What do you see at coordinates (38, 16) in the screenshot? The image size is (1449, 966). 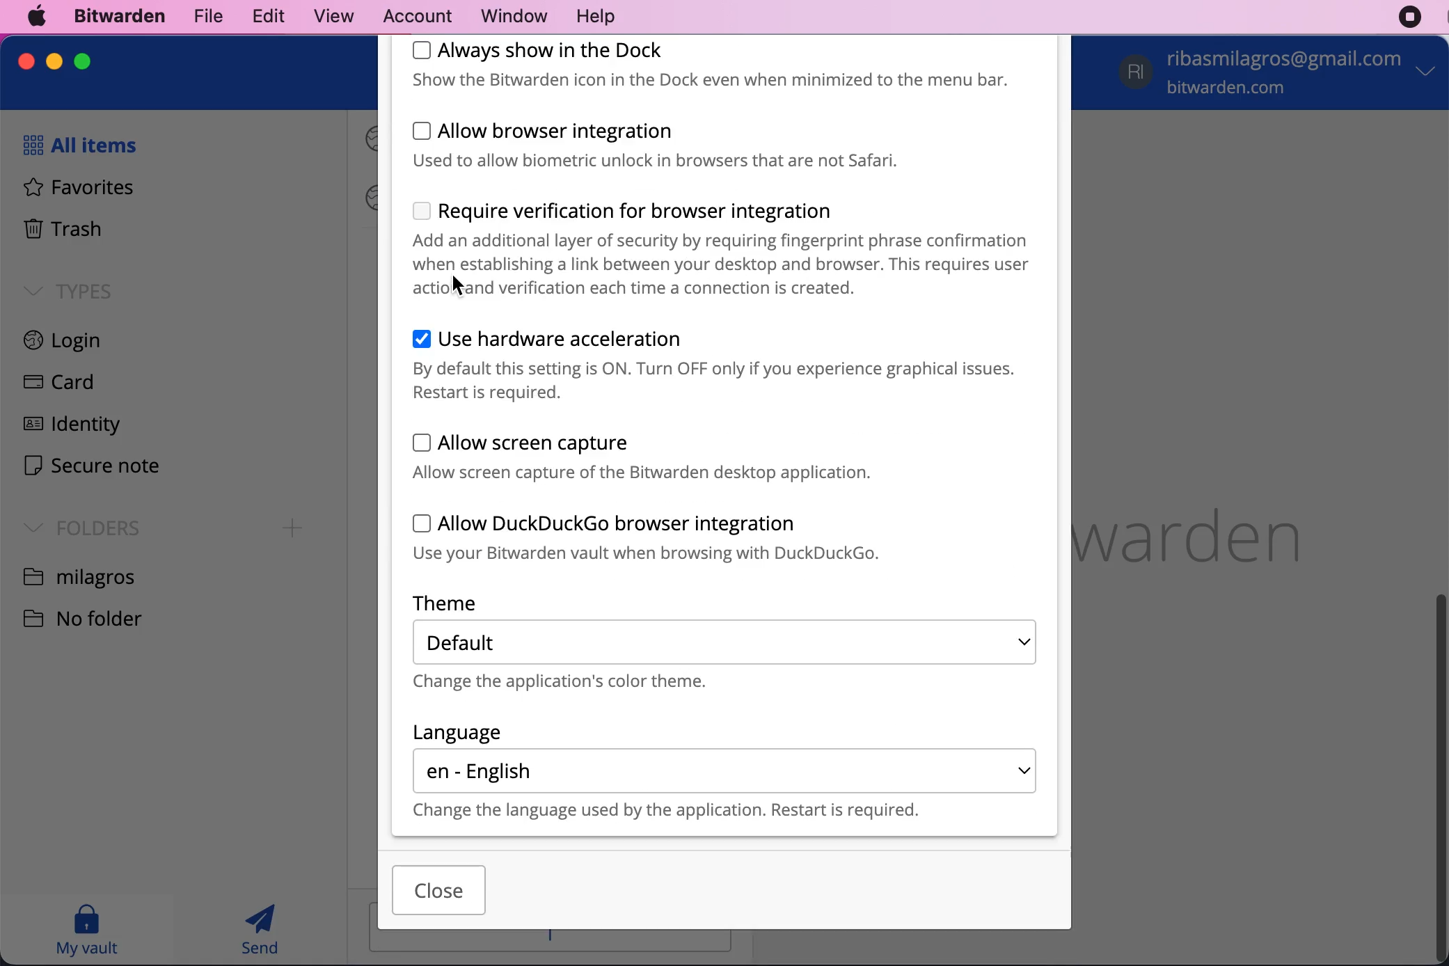 I see `mac logo` at bounding box center [38, 16].